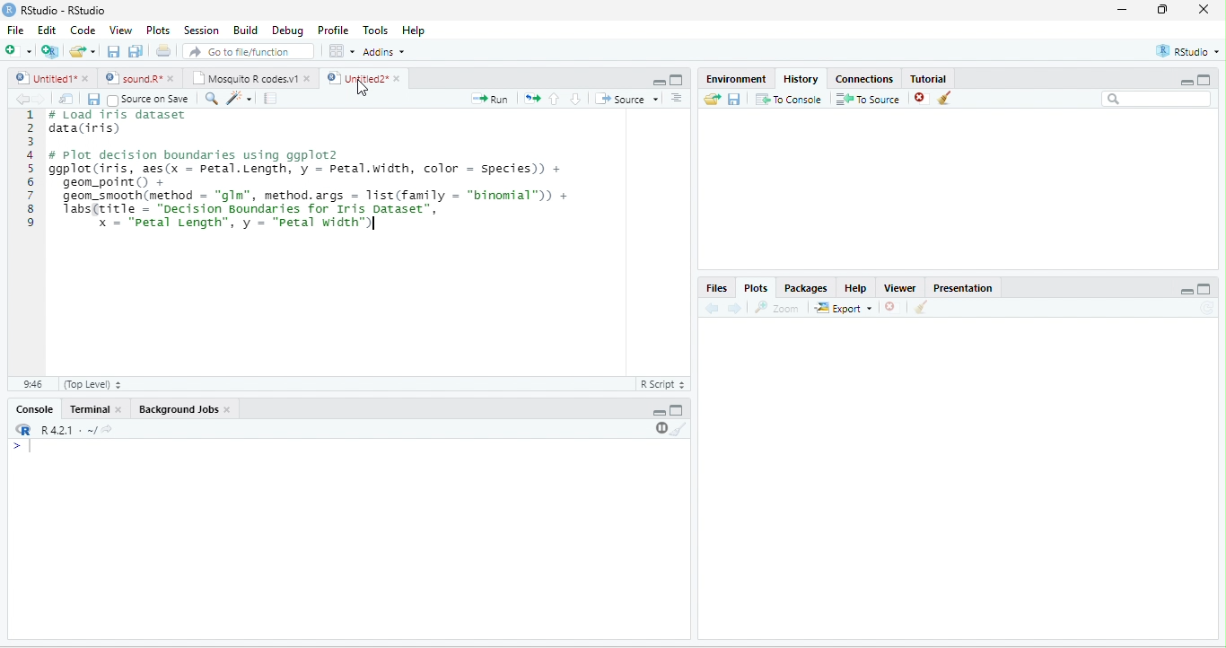 The image size is (1226, 648). What do you see at coordinates (575, 99) in the screenshot?
I see `down` at bounding box center [575, 99].